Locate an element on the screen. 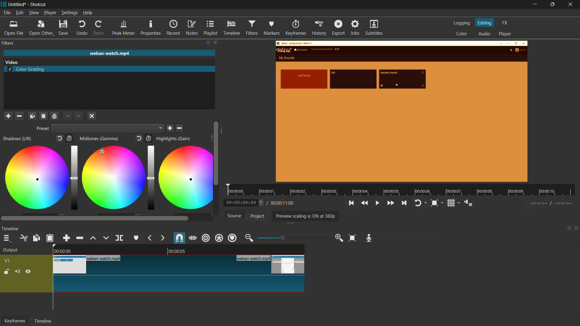 The image size is (580, 326). output is located at coordinates (11, 251).